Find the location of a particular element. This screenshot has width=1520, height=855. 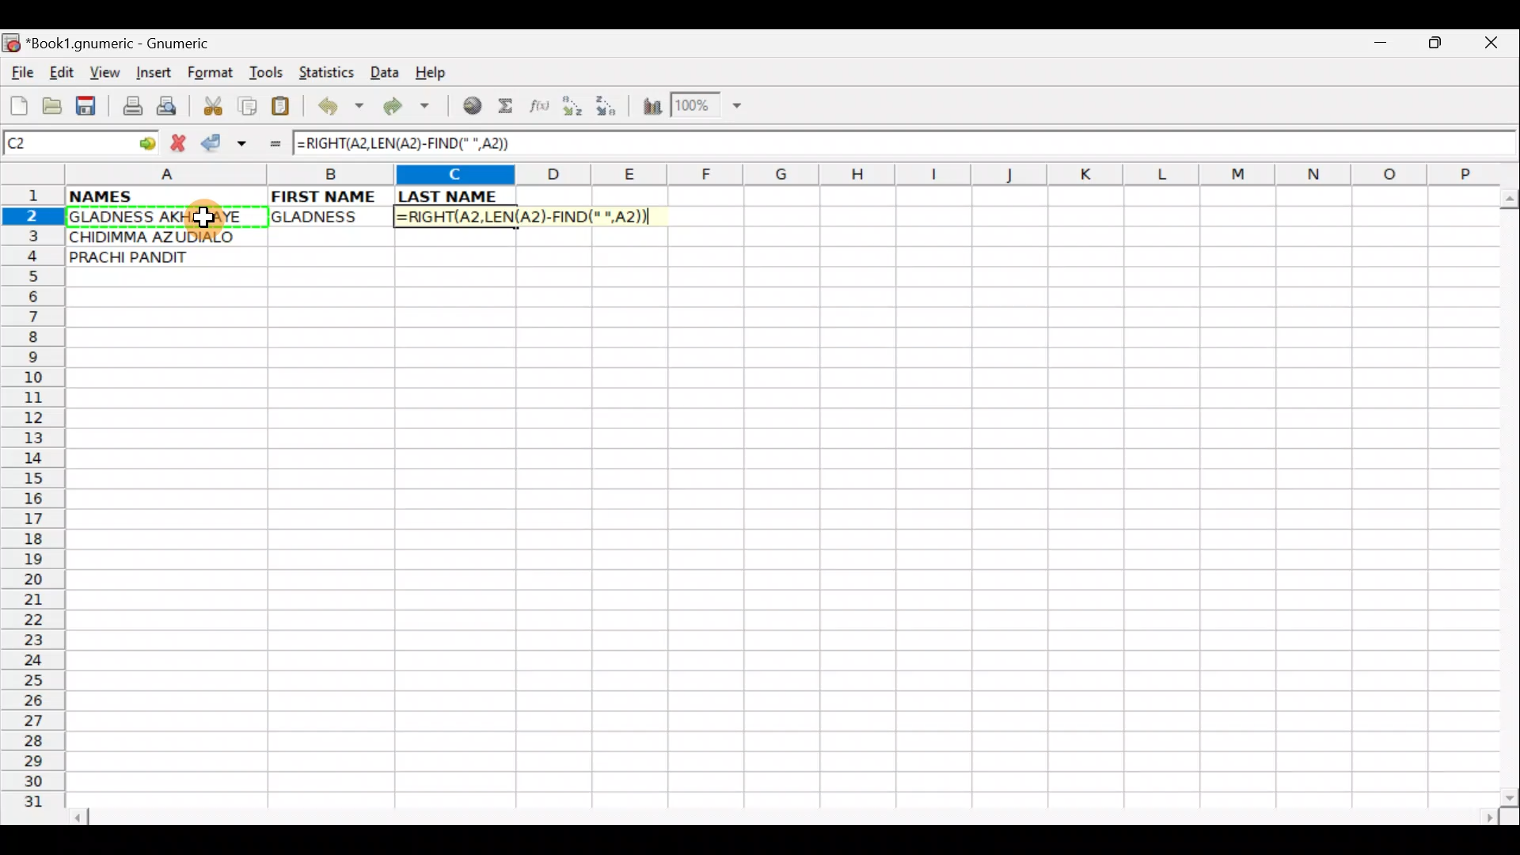

Redo undone action is located at coordinates (410, 108).